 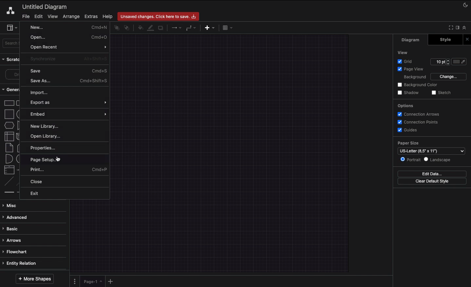 I want to click on To front, so click(x=116, y=28).